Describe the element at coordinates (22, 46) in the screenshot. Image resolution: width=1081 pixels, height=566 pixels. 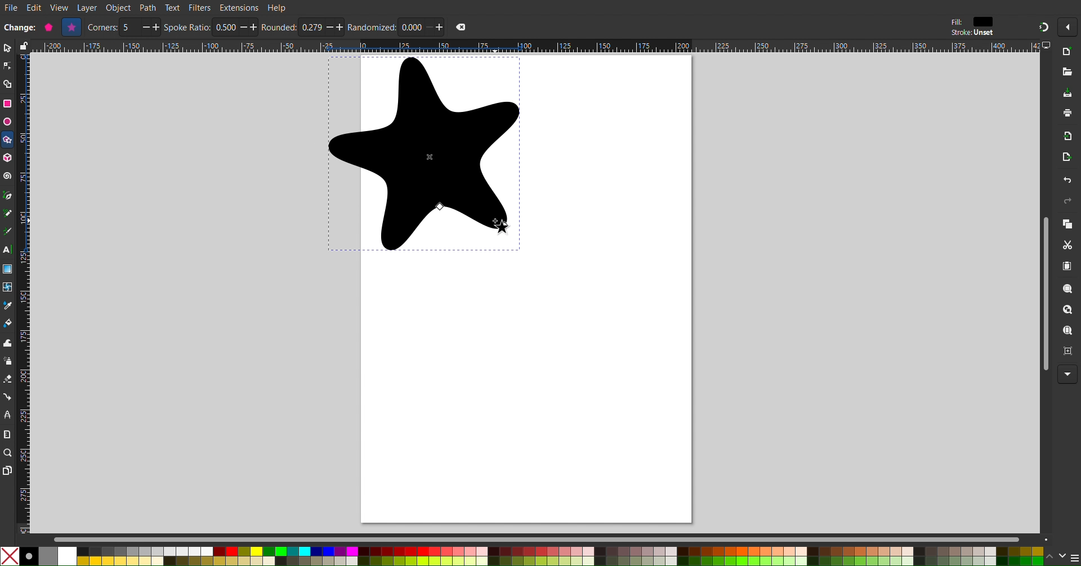
I see `lock` at that location.